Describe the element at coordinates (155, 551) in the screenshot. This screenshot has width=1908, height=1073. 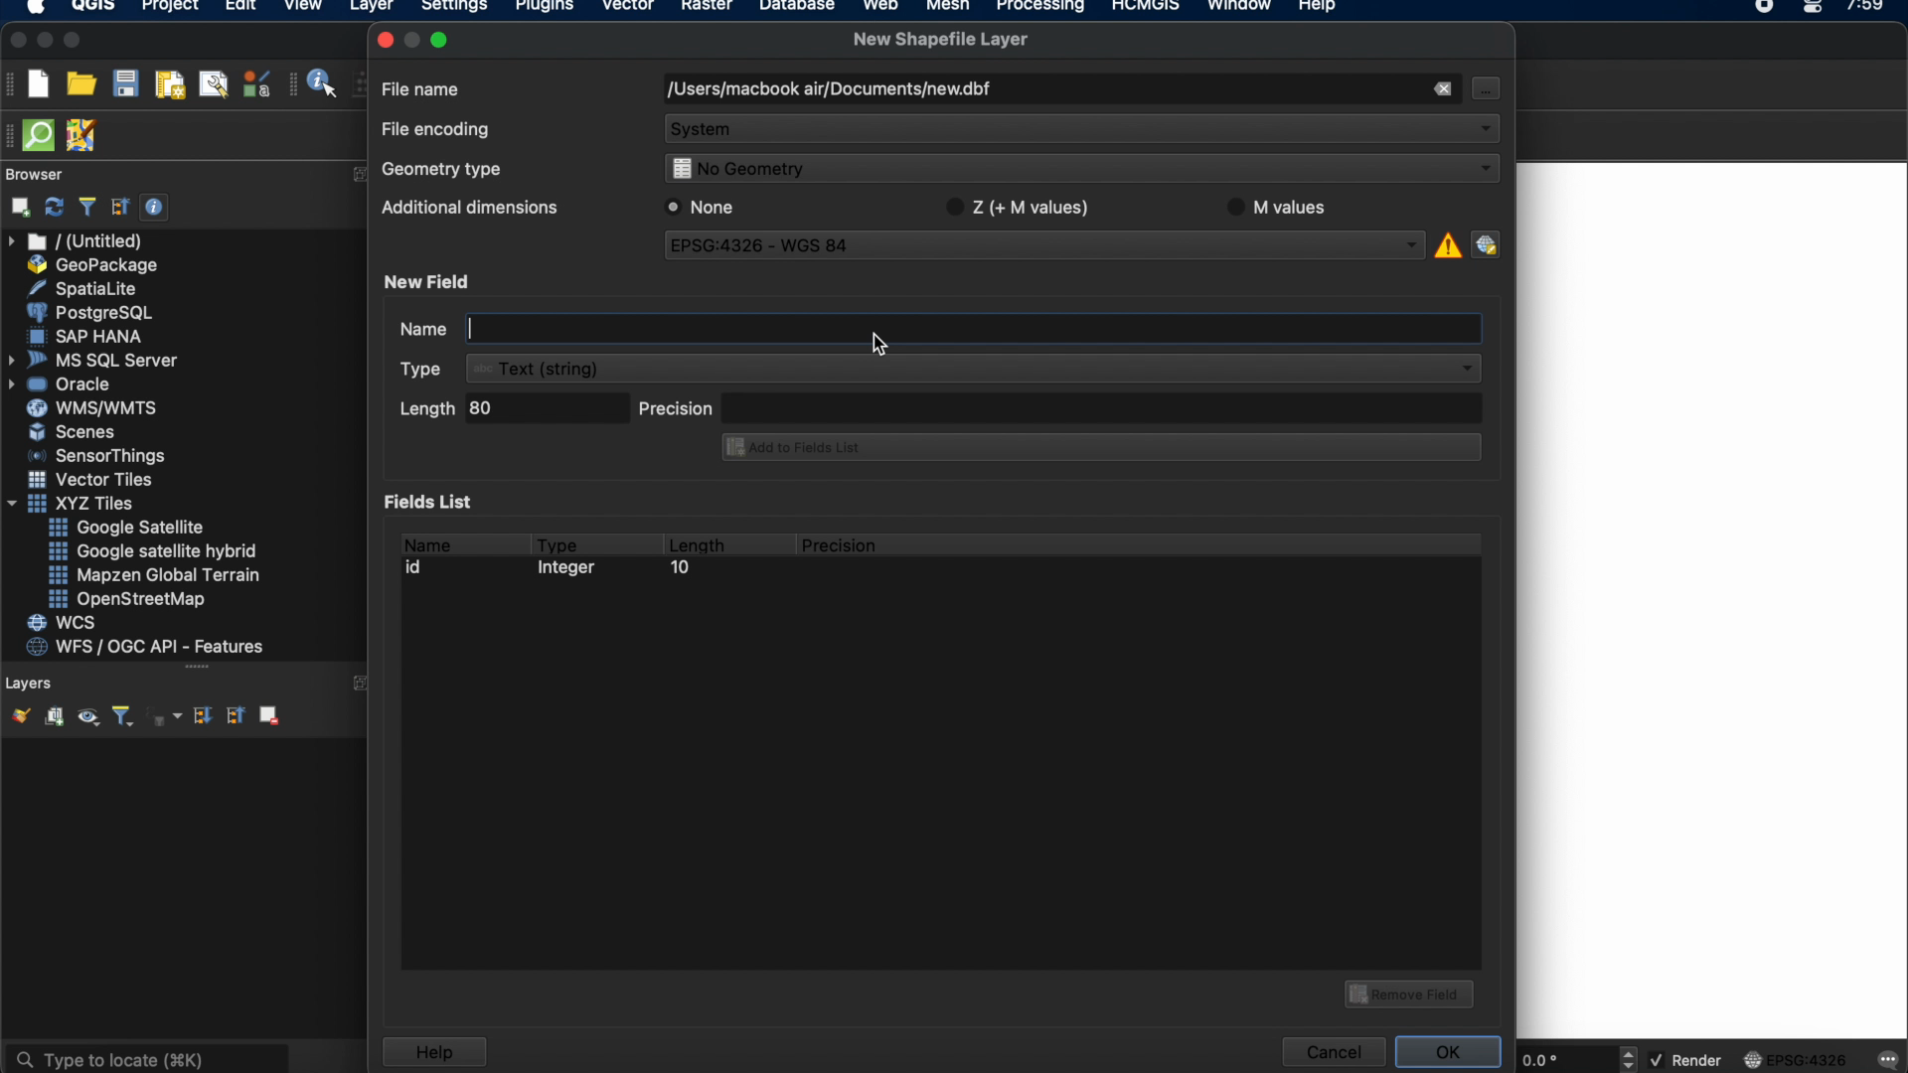
I see `google satellite hybrid` at that location.